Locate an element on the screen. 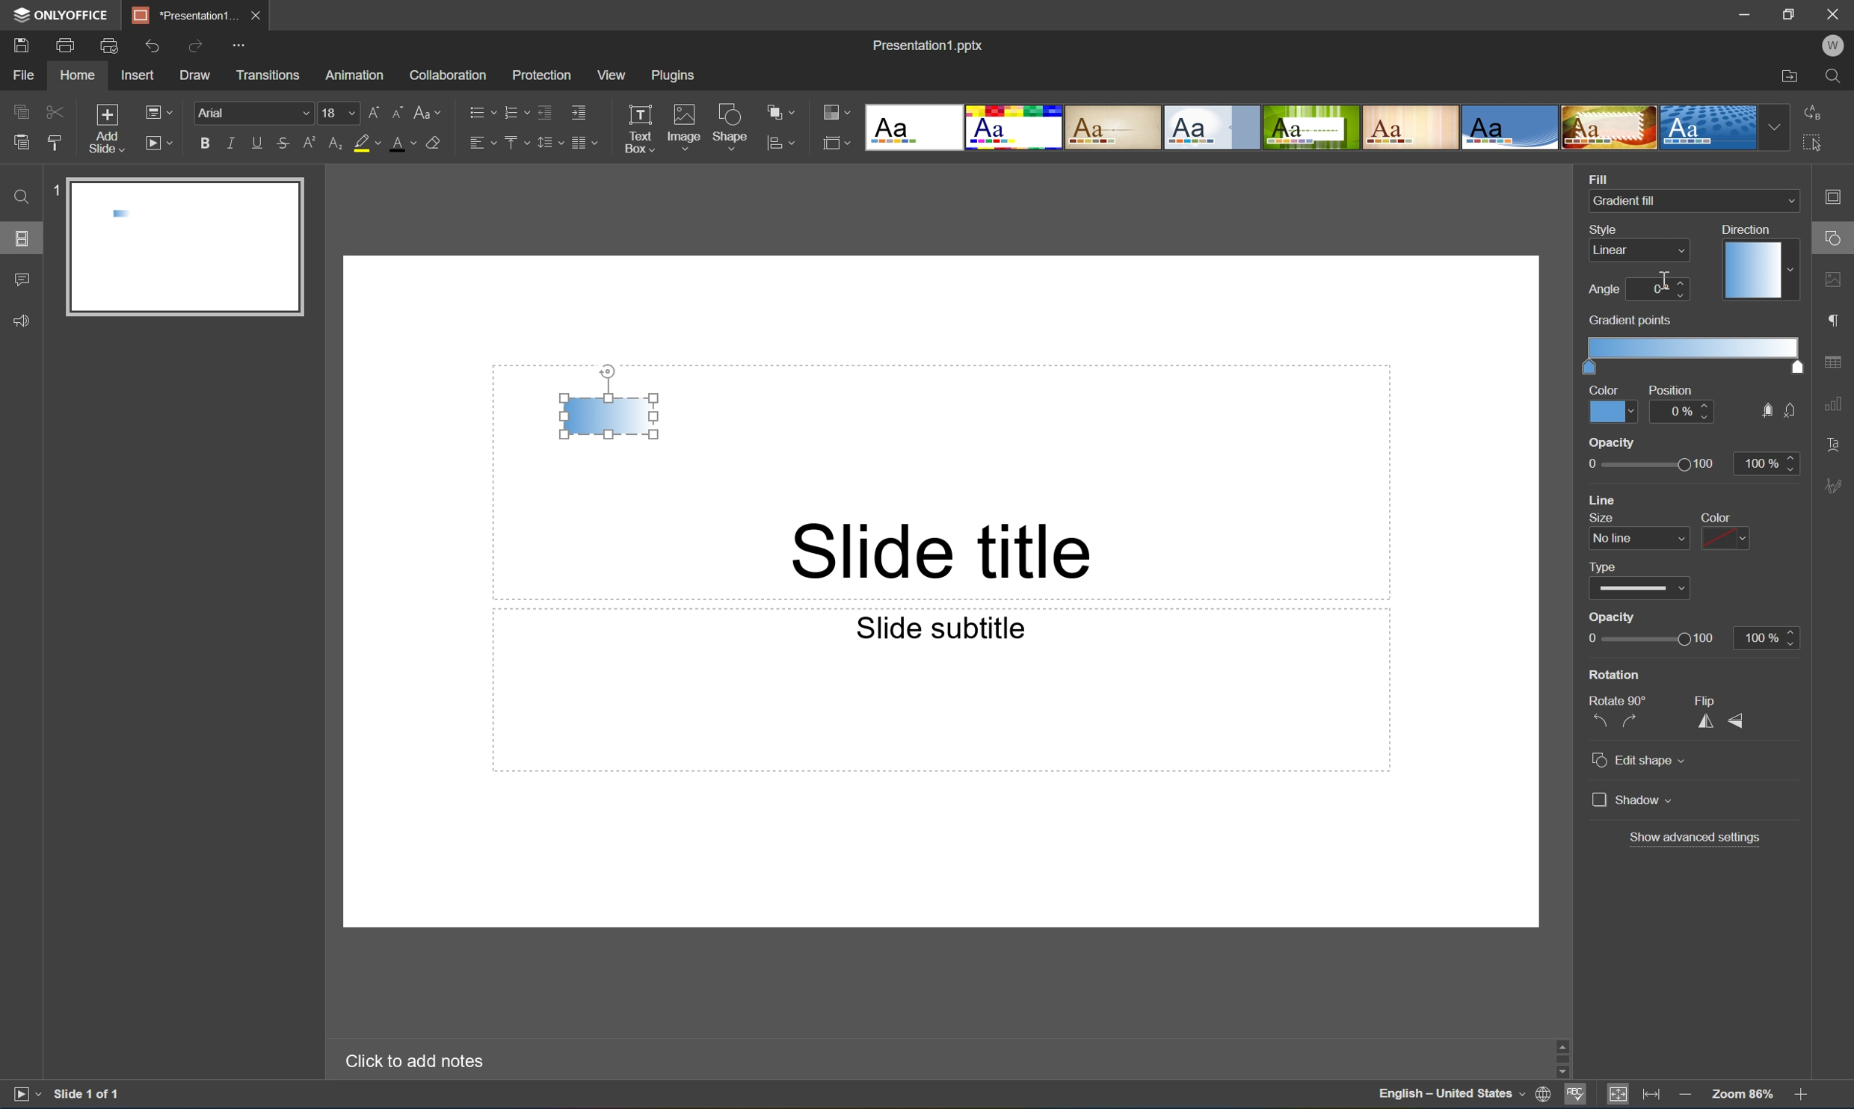  Opacity is located at coordinates (1613, 617).